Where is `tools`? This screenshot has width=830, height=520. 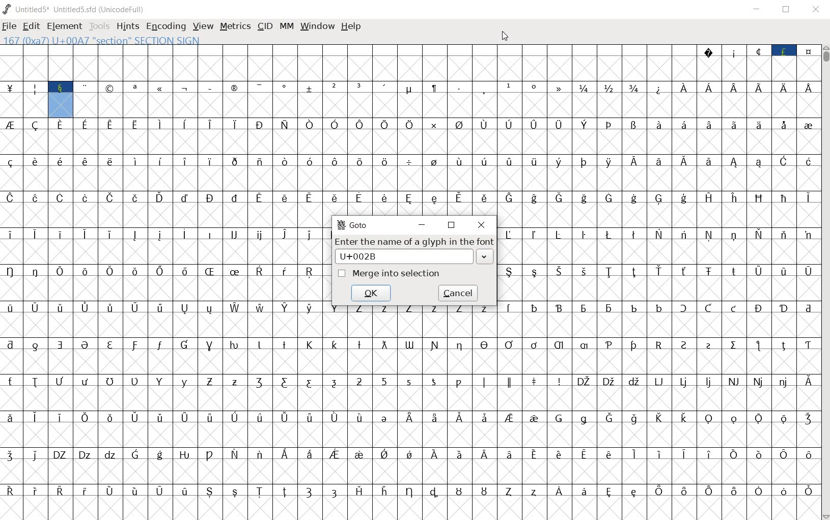
tools is located at coordinates (98, 25).